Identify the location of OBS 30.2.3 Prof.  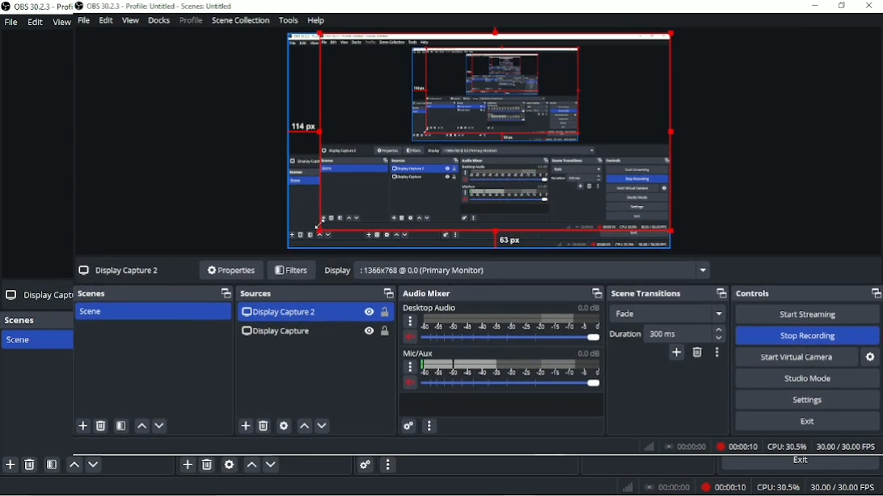
(36, 7).